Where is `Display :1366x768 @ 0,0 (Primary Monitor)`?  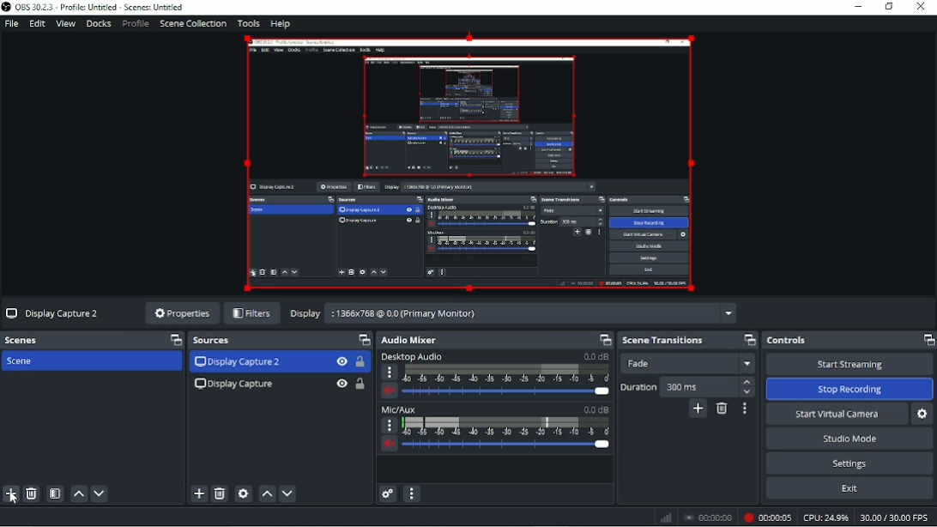
Display :1366x768 @ 0,0 (Primary Monitor) is located at coordinates (512, 312).